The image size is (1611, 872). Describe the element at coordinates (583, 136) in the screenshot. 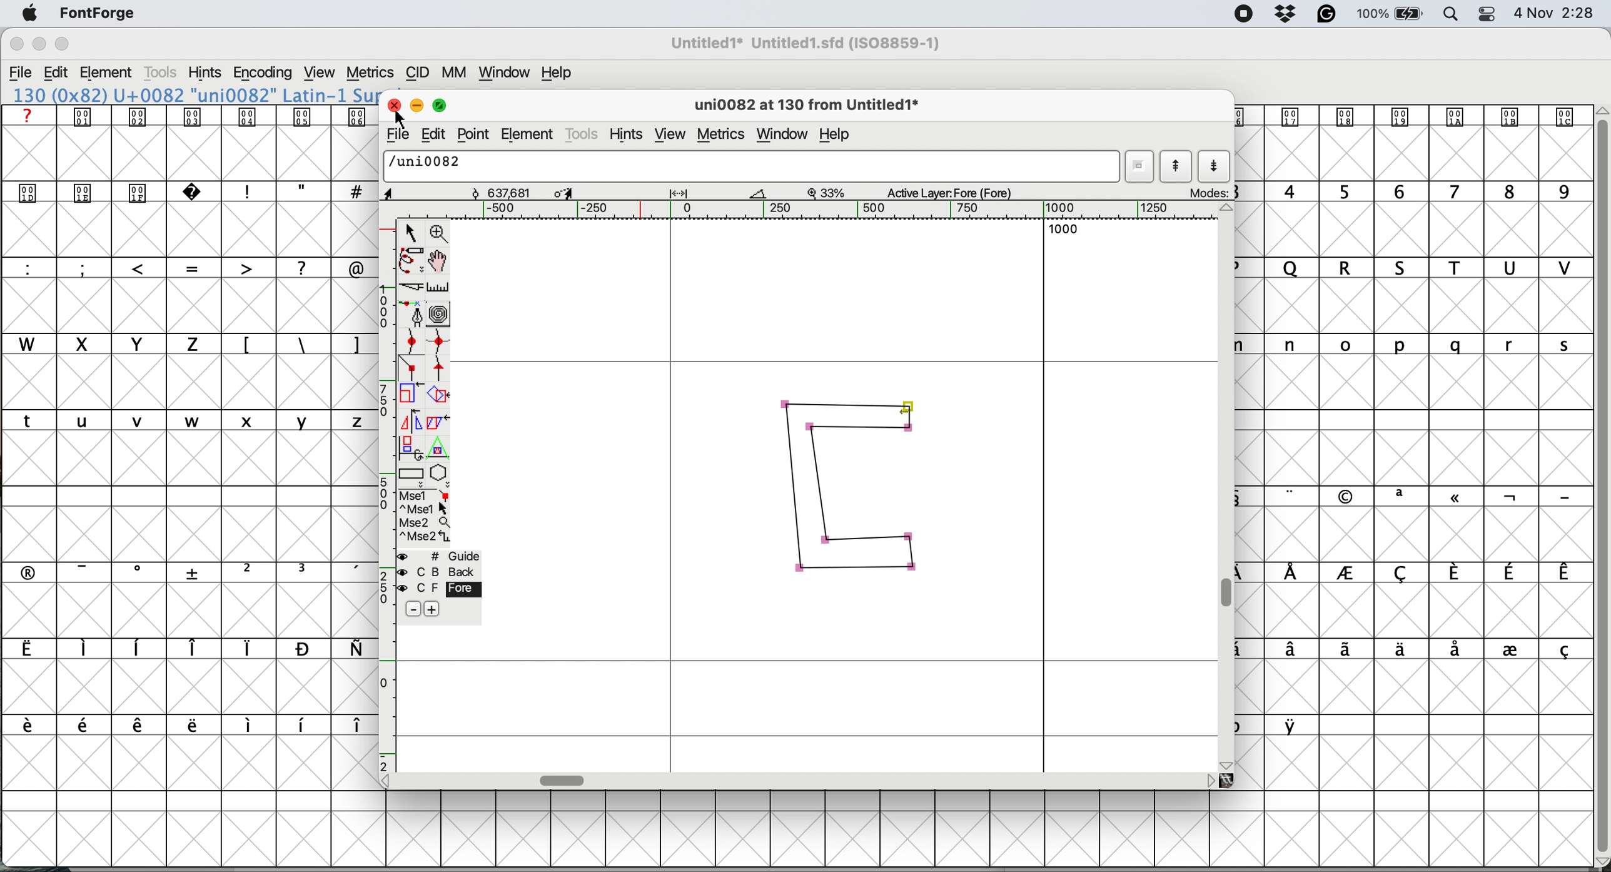

I see `tools` at that location.